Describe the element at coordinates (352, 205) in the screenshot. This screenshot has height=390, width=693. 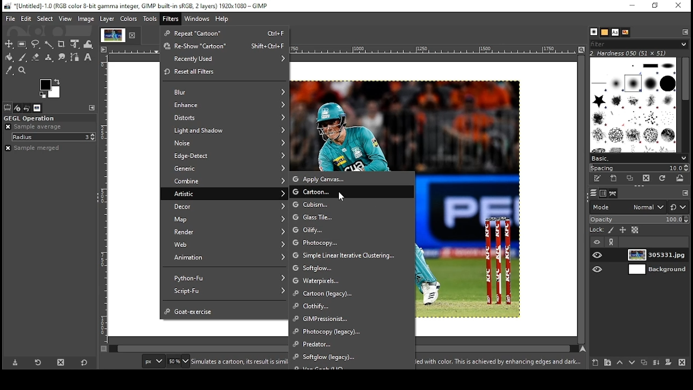
I see `custom` at that location.